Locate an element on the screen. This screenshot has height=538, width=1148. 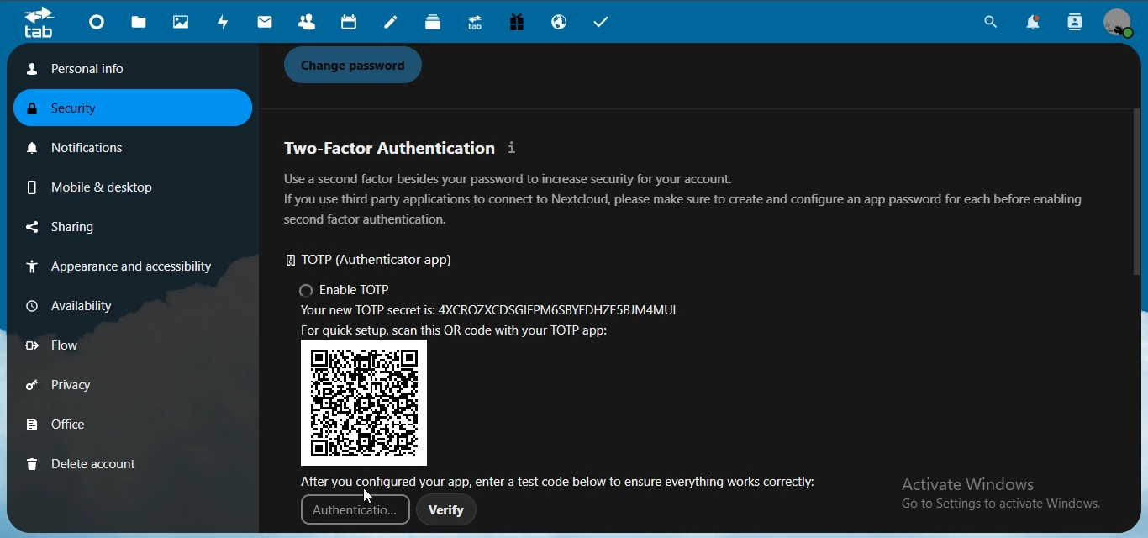
files is located at coordinates (140, 23).